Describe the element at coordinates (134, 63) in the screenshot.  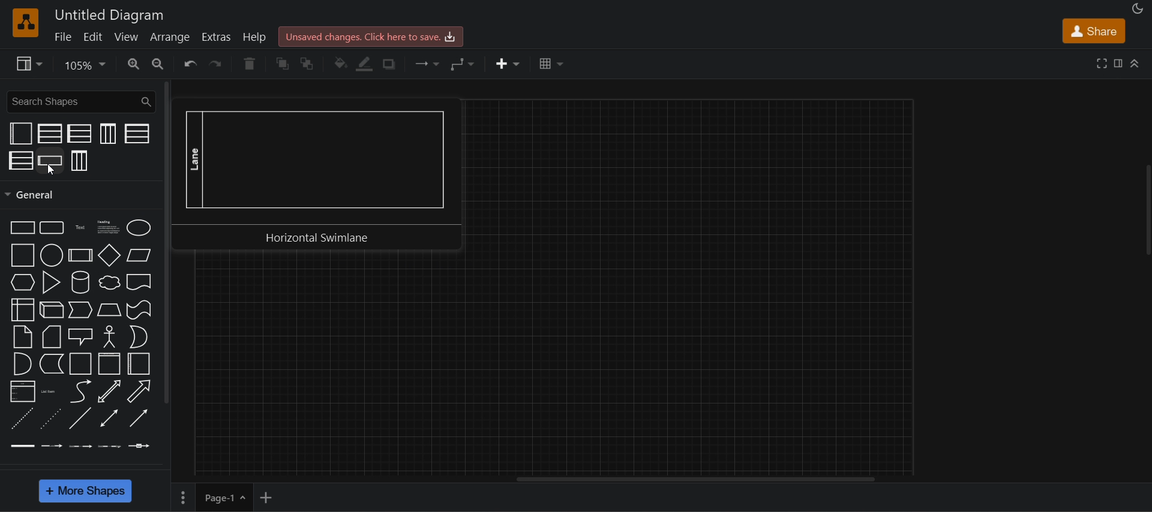
I see `zoom in` at that location.